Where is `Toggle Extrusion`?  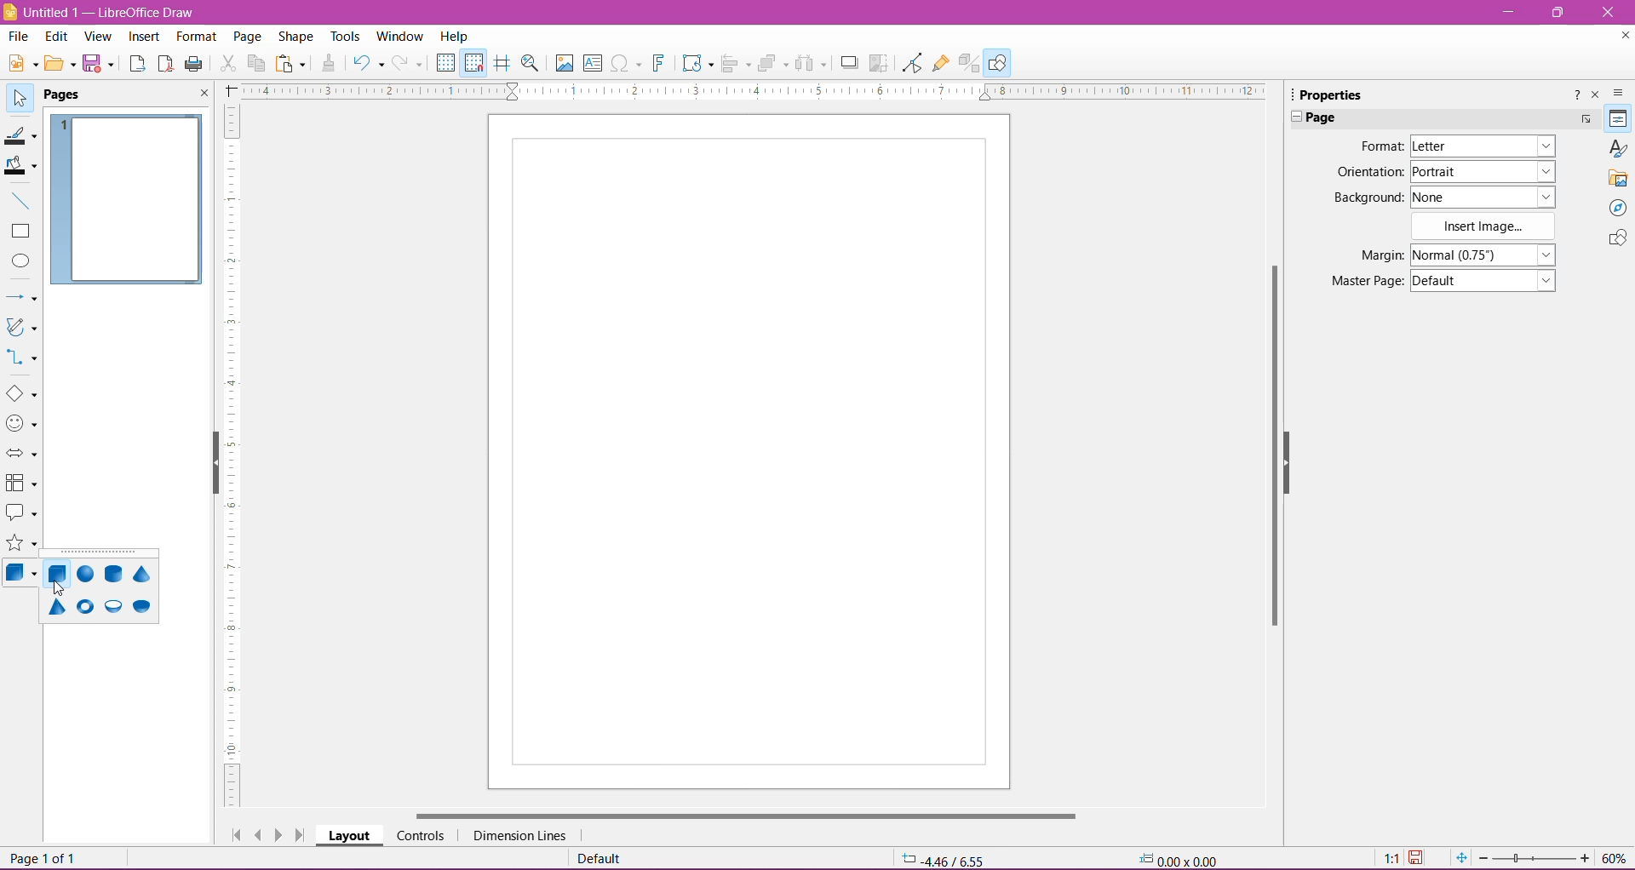 Toggle Extrusion is located at coordinates (970, 63).